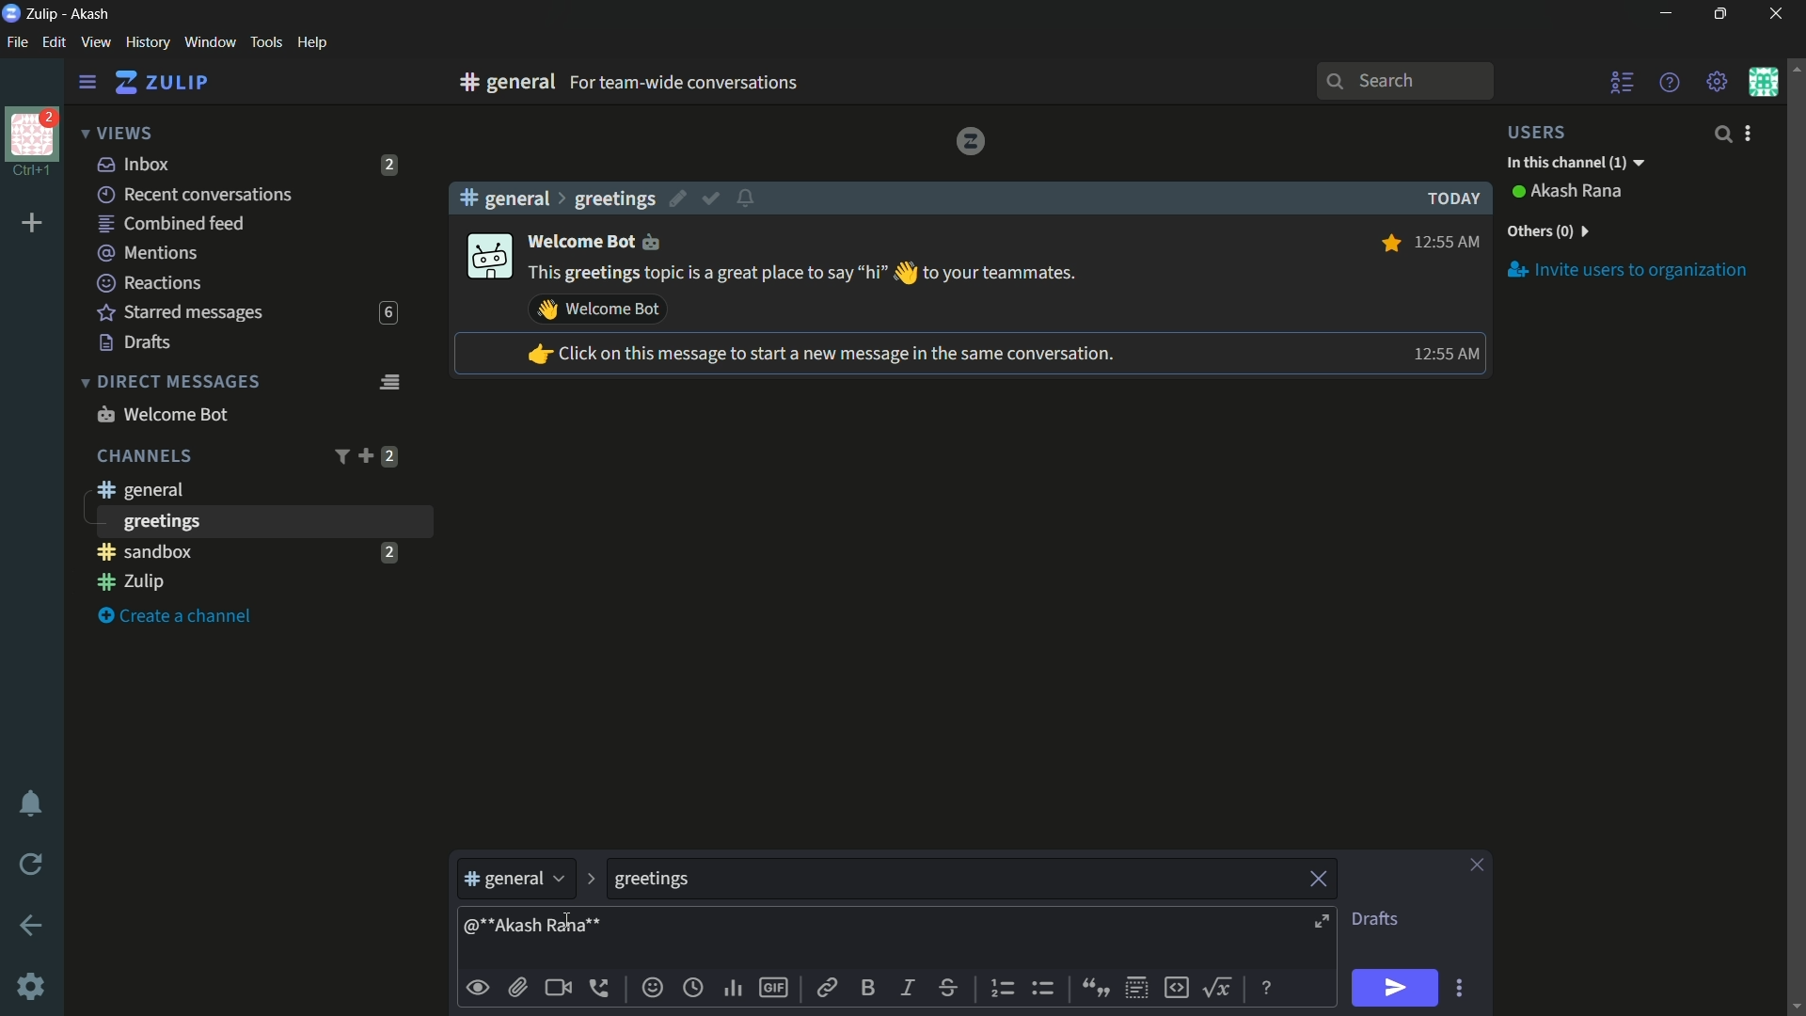  I want to click on profile, so click(32, 133).